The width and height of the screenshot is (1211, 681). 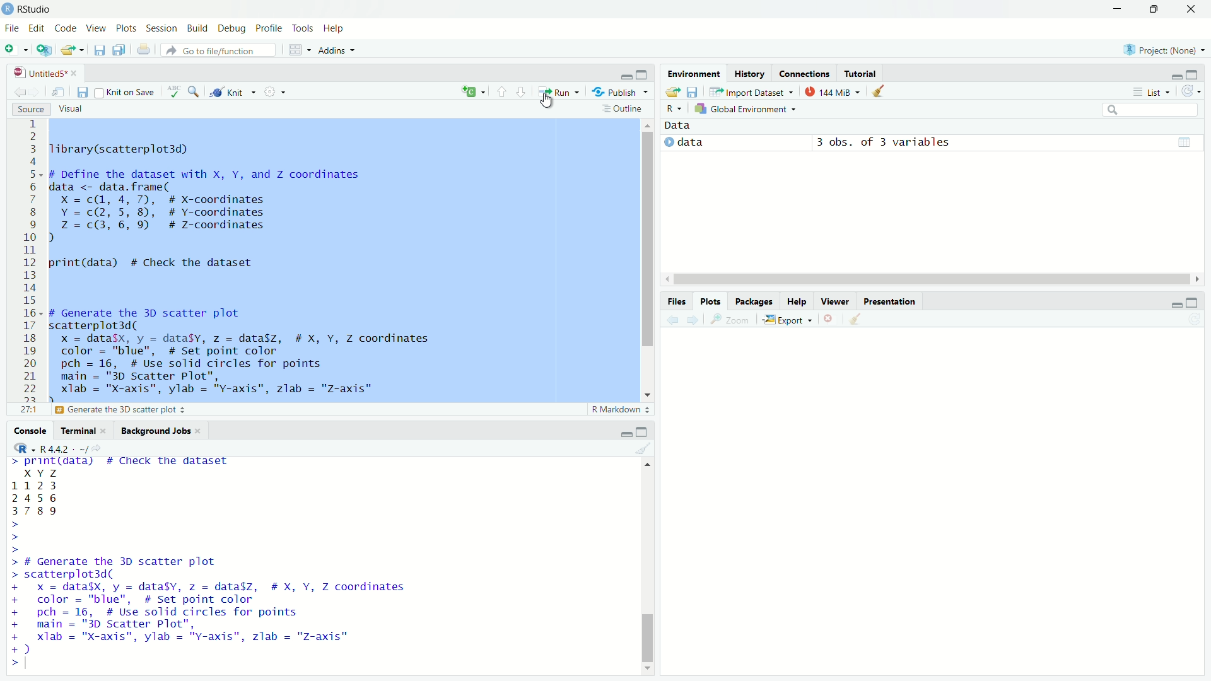 I want to click on select language, so click(x=672, y=108).